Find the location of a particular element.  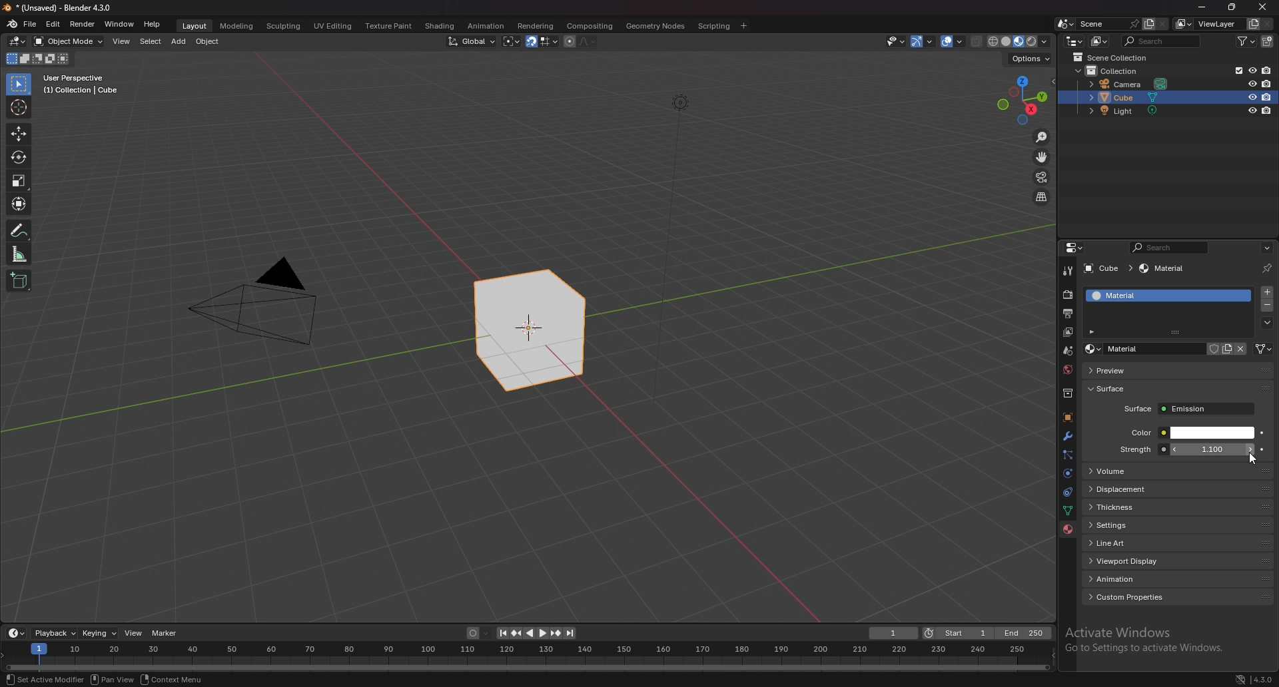

animation is located at coordinates (1179, 579).